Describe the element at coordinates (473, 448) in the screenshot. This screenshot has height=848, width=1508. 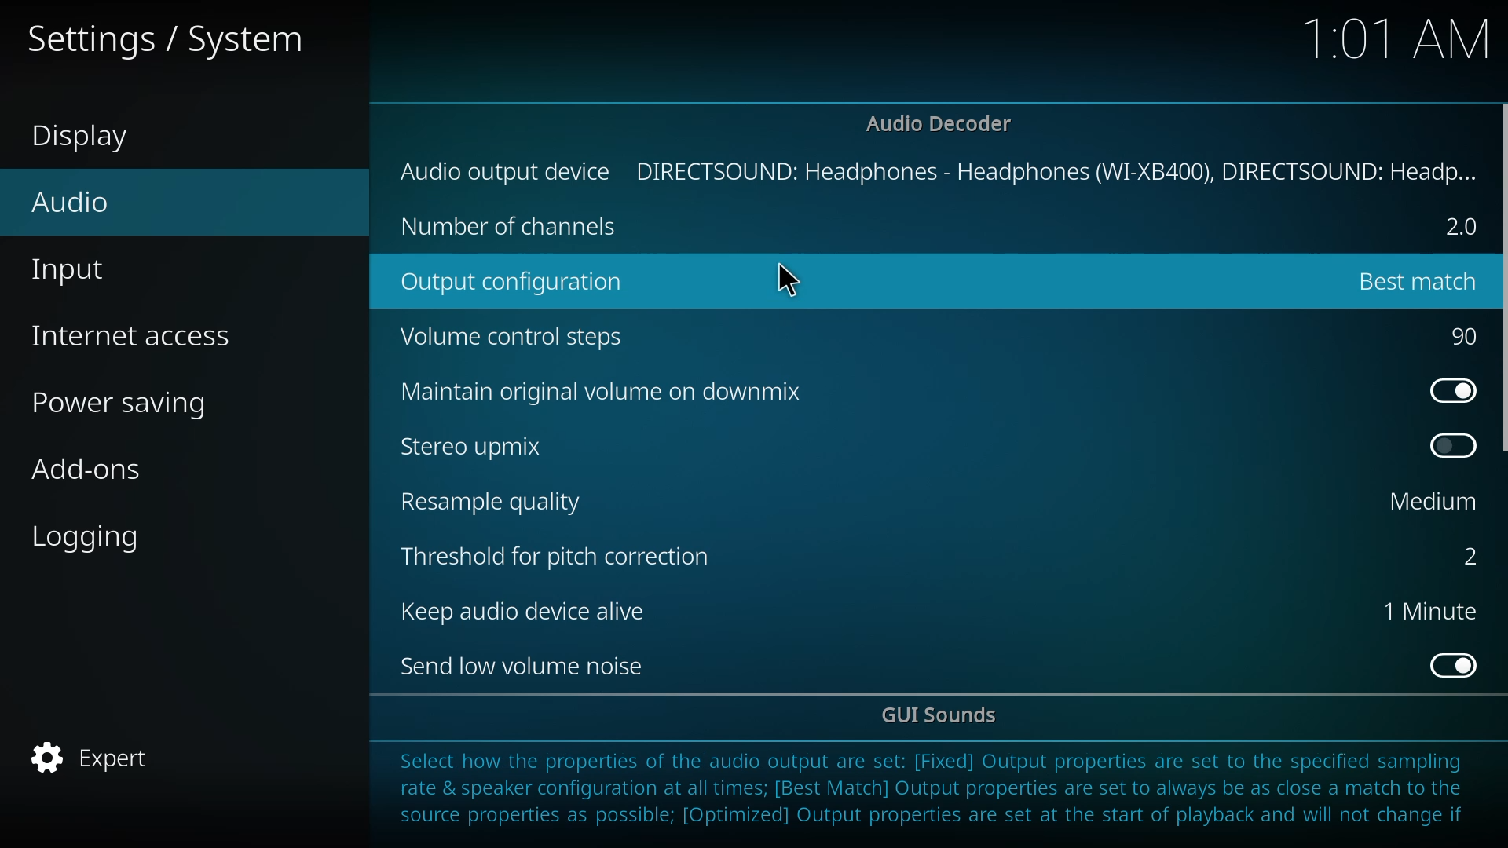
I see `stereo upmix` at that location.